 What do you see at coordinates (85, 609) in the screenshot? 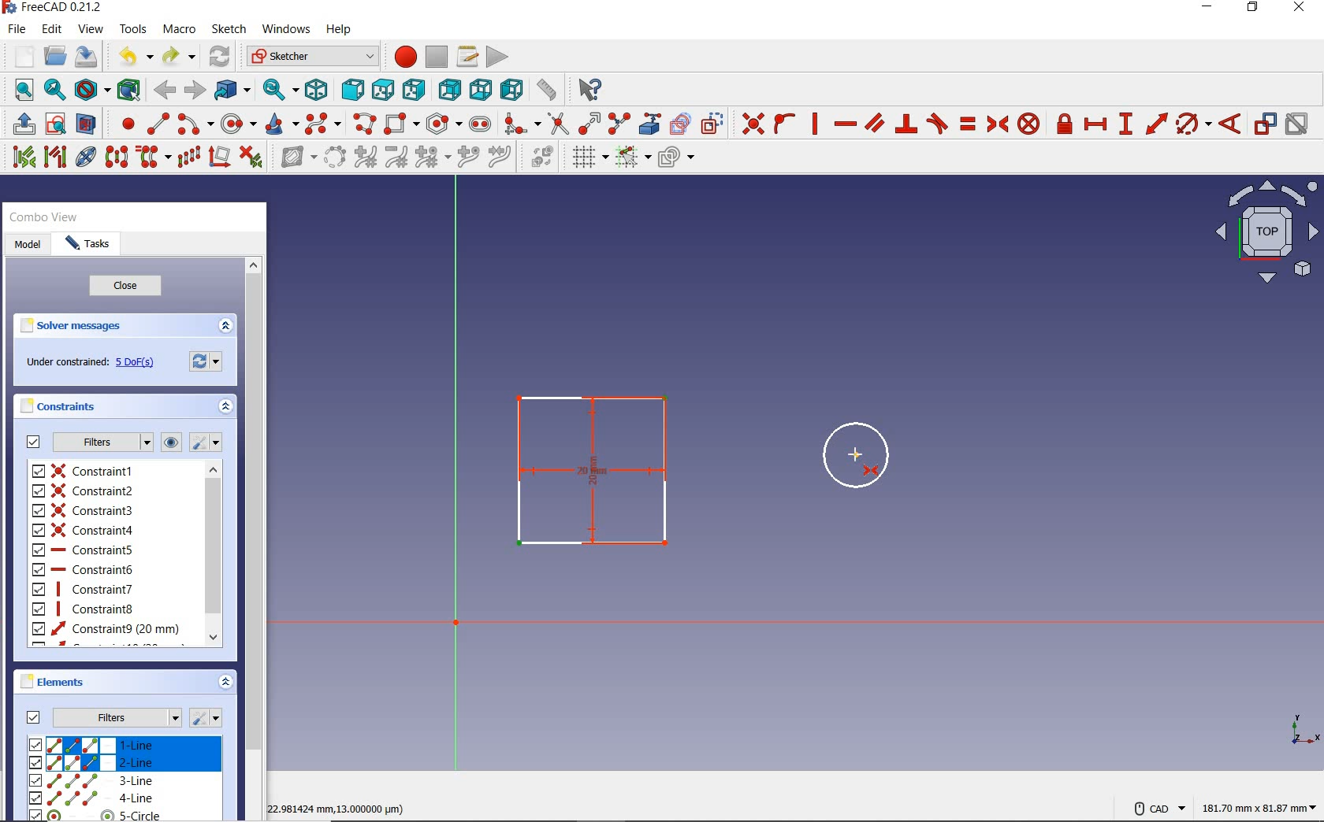
I see `constraint8` at bounding box center [85, 609].